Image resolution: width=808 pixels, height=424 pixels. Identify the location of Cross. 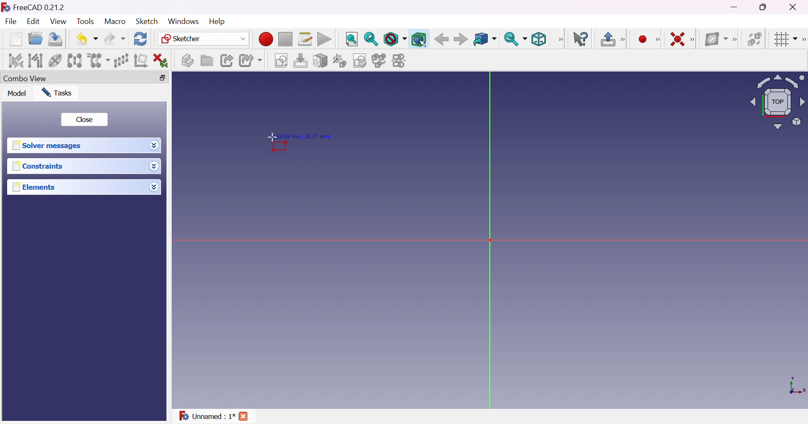
(243, 416).